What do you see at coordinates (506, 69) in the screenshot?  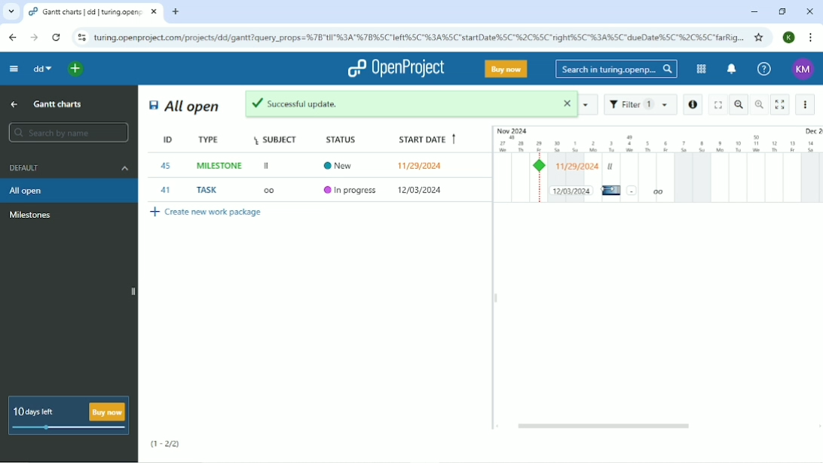 I see `Buy now` at bounding box center [506, 69].